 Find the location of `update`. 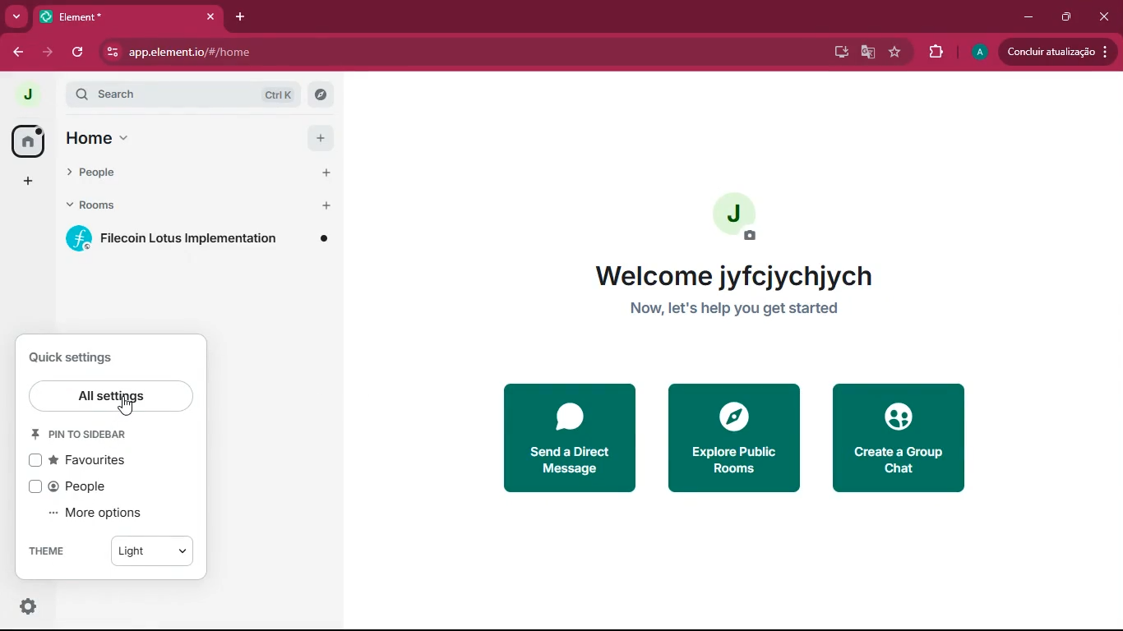

update is located at coordinates (1056, 51).